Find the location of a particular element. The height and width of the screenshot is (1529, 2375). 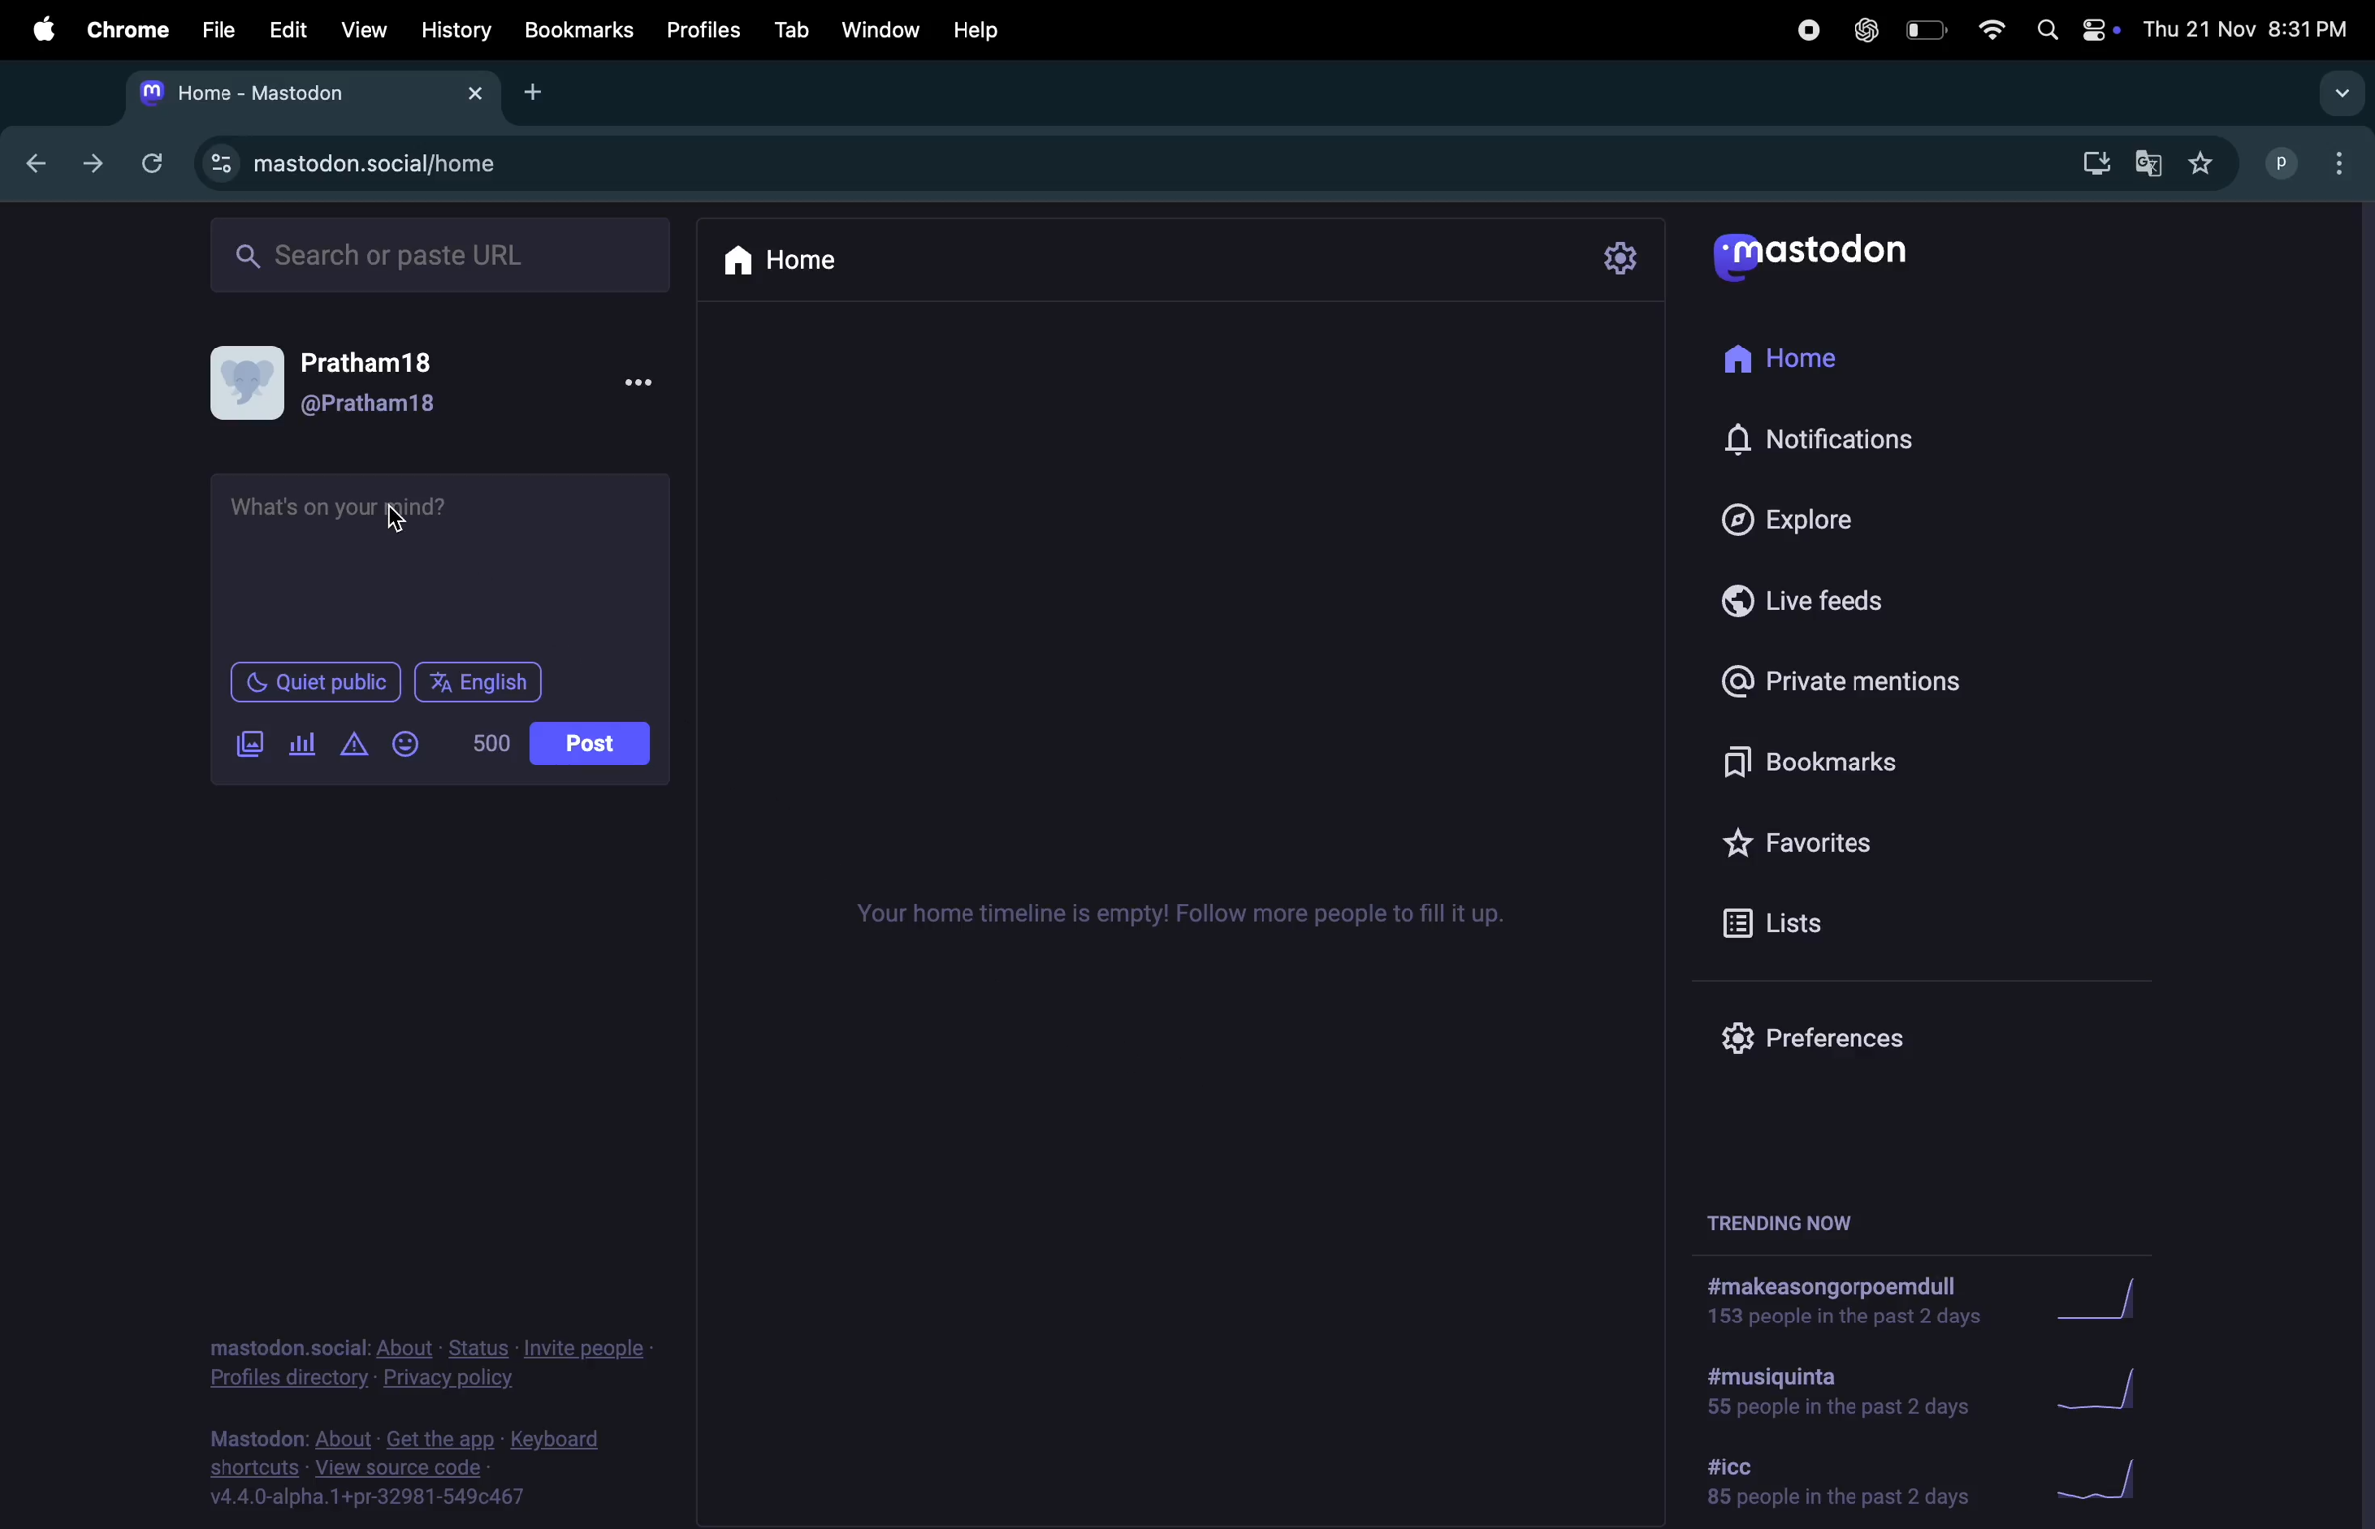

date and time is located at coordinates (2251, 29).